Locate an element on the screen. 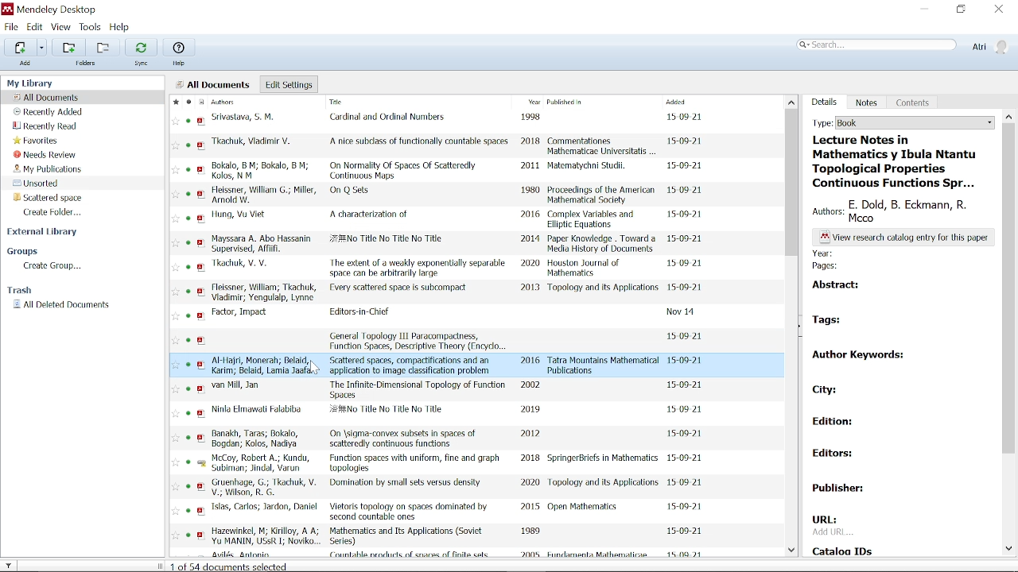 This screenshot has width=1018, height=572. Vertical scrollbar for all files is located at coordinates (793, 182).